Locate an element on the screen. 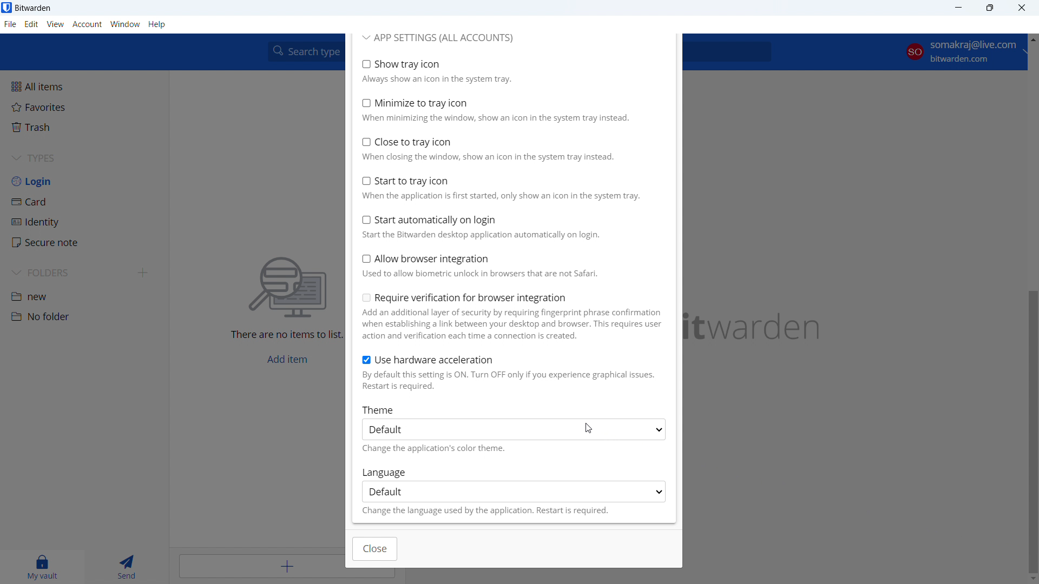 The height and width of the screenshot is (584, 1039). maximize is located at coordinates (990, 8).